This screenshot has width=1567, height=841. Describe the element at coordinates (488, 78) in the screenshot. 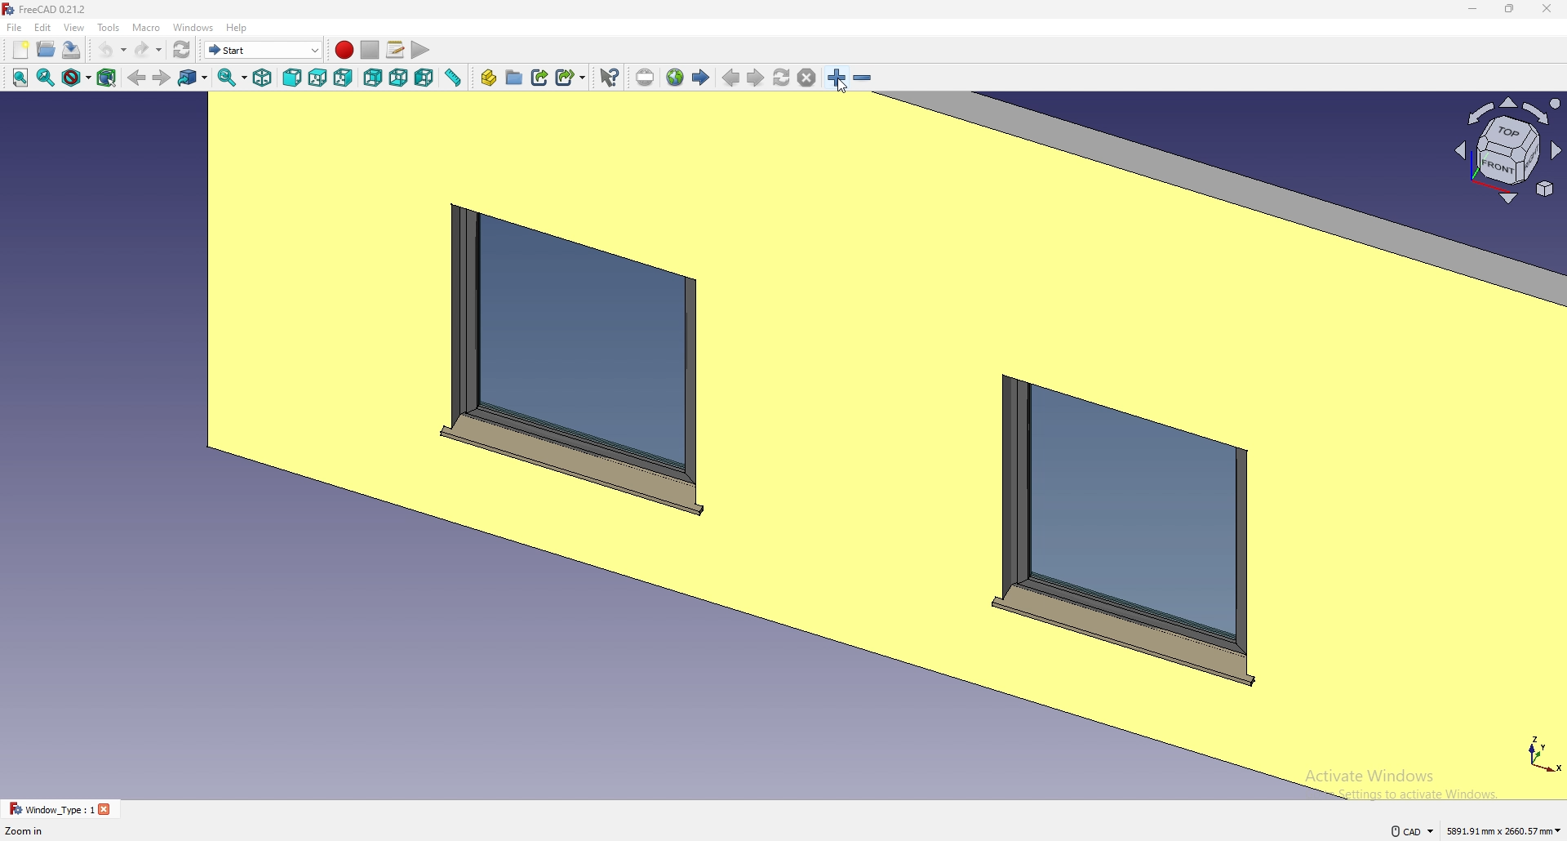

I see `create part` at that location.